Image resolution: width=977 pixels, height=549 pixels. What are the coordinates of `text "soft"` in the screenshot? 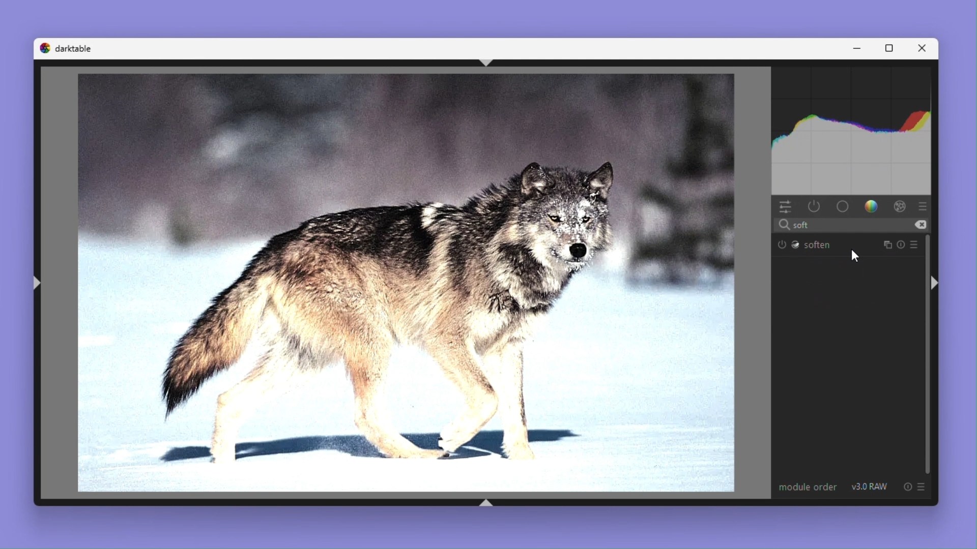 It's located at (797, 225).